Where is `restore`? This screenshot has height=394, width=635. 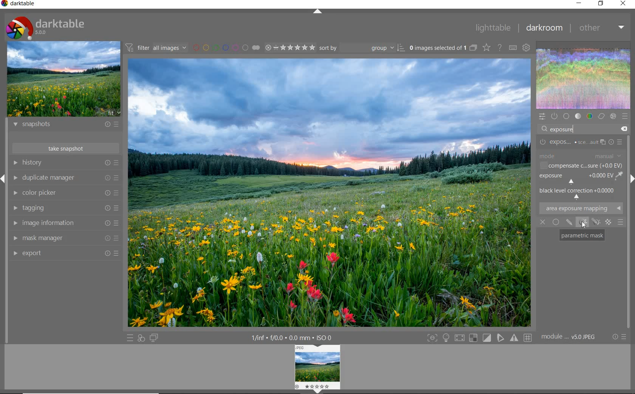
restore is located at coordinates (602, 4).